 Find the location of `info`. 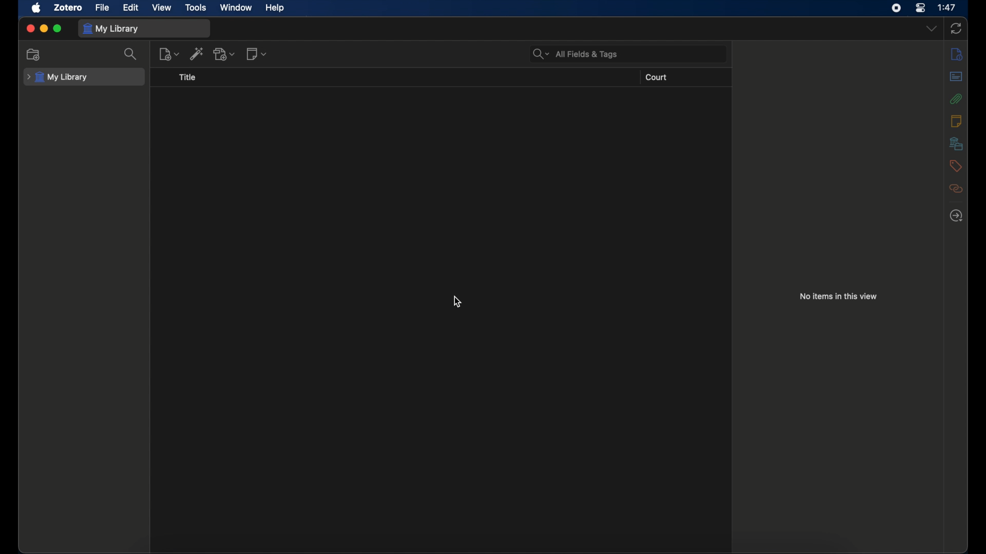

info is located at coordinates (957, 54).